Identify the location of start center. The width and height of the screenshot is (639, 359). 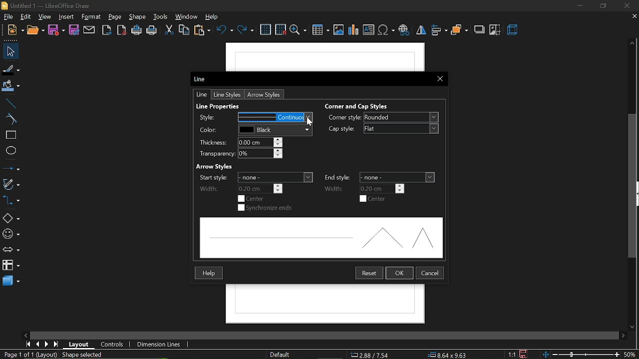
(251, 199).